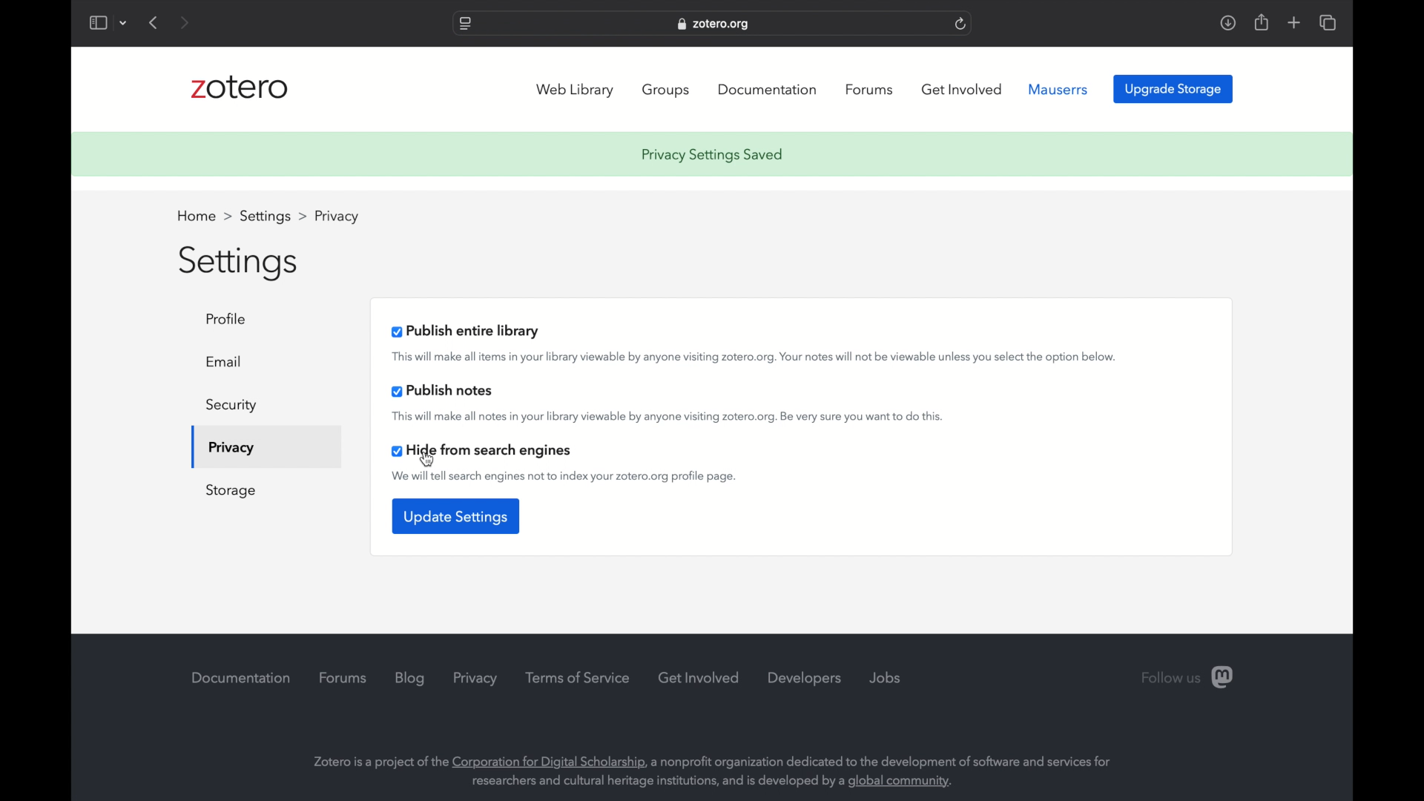  Describe the element at coordinates (962, 89) in the screenshot. I see `get involved` at that location.